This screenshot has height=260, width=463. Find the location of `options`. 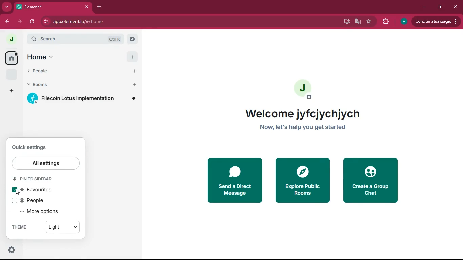

options is located at coordinates (9, 250).